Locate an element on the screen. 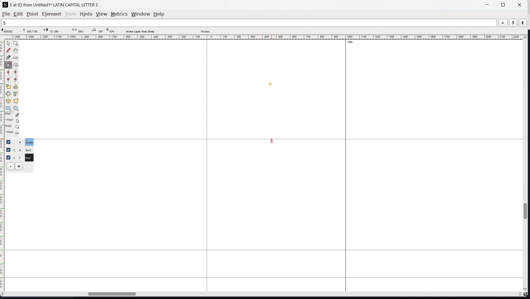  delete layer is located at coordinates (11, 166).